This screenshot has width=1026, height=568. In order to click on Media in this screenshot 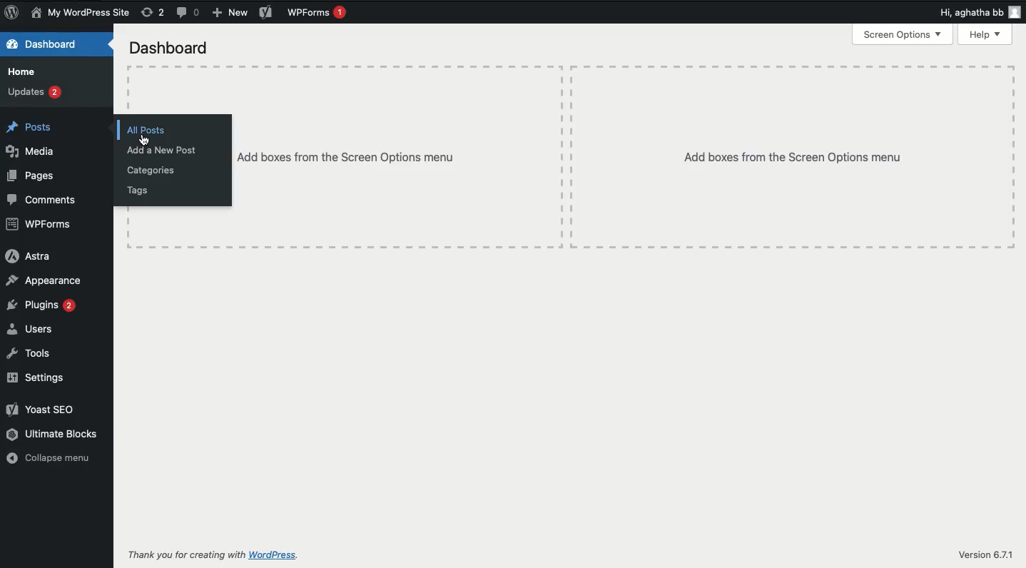, I will do `click(31, 152)`.